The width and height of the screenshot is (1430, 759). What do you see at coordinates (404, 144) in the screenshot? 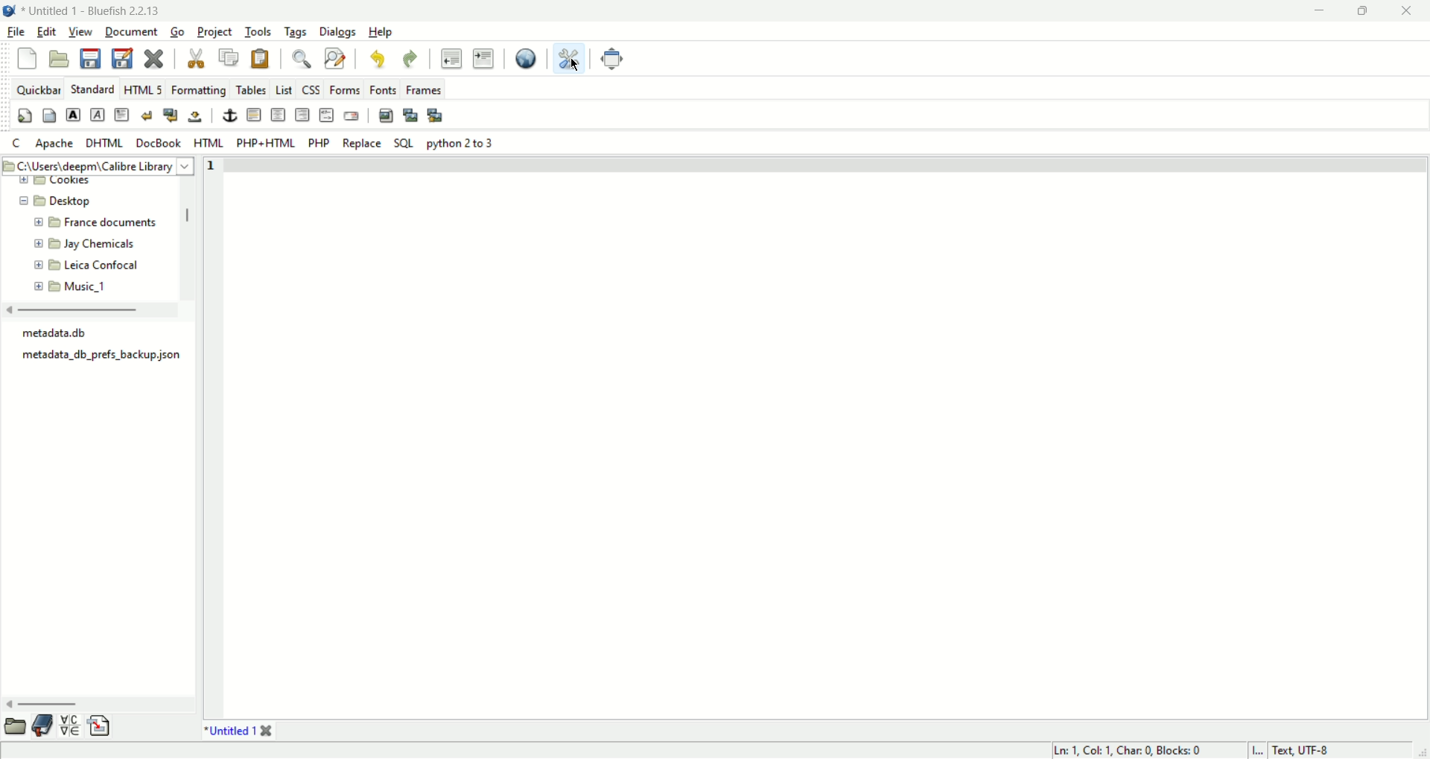
I see `SQL` at bounding box center [404, 144].